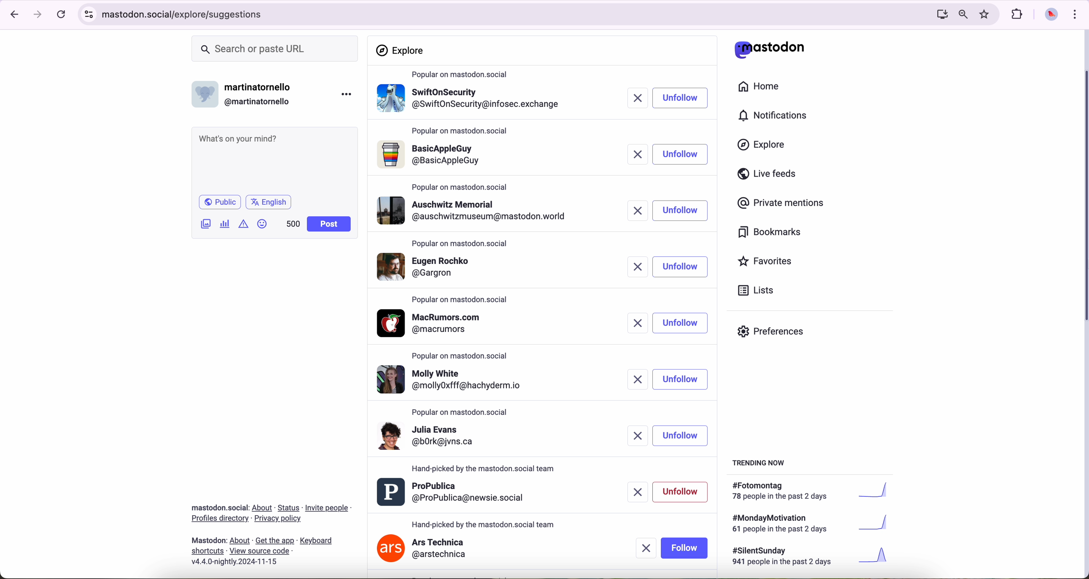  I want to click on URL, so click(186, 13).